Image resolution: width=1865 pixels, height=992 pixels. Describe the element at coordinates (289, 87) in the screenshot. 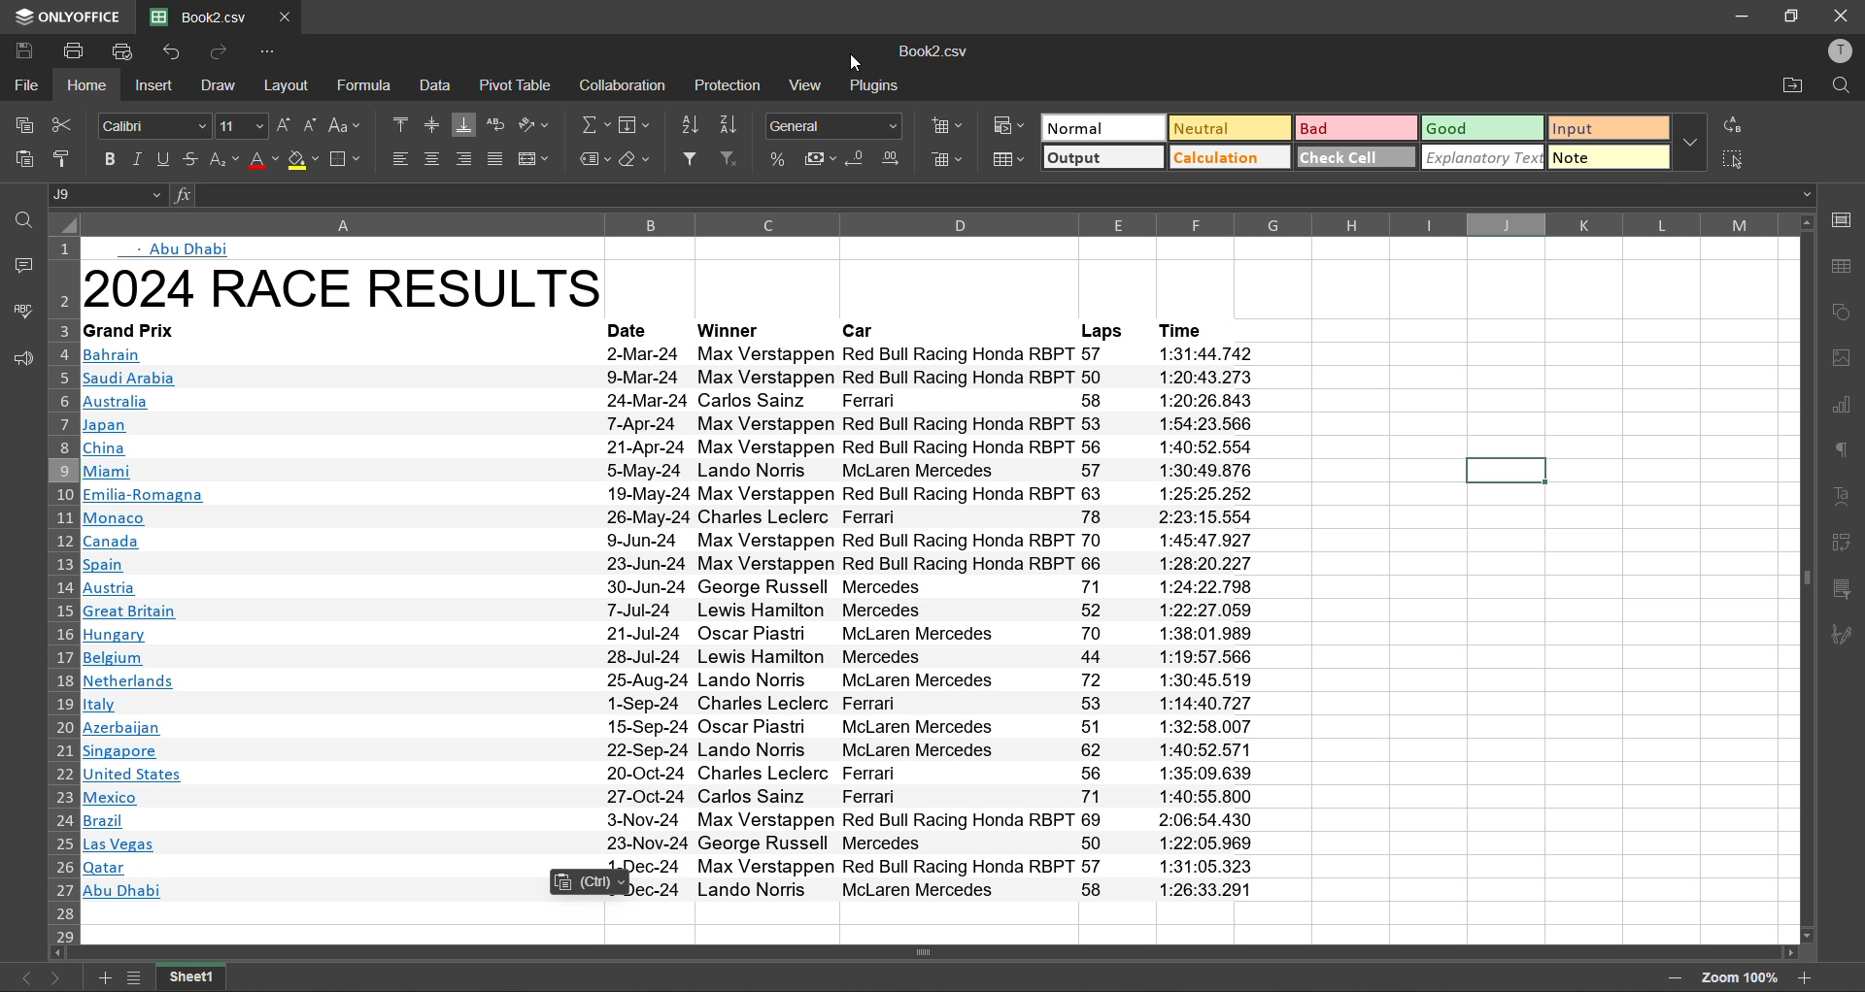

I see `layout` at that location.